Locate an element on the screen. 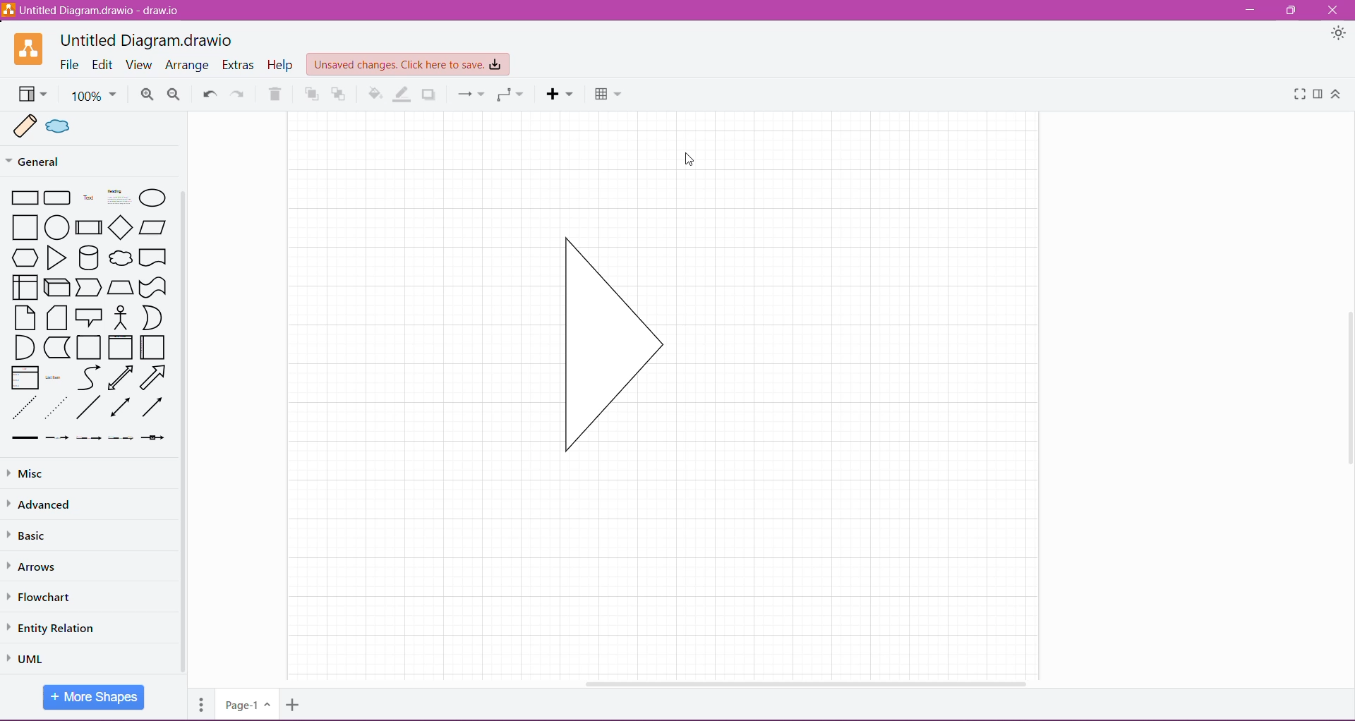 This screenshot has width=1355, height=721. Advanced is located at coordinates (43, 507).